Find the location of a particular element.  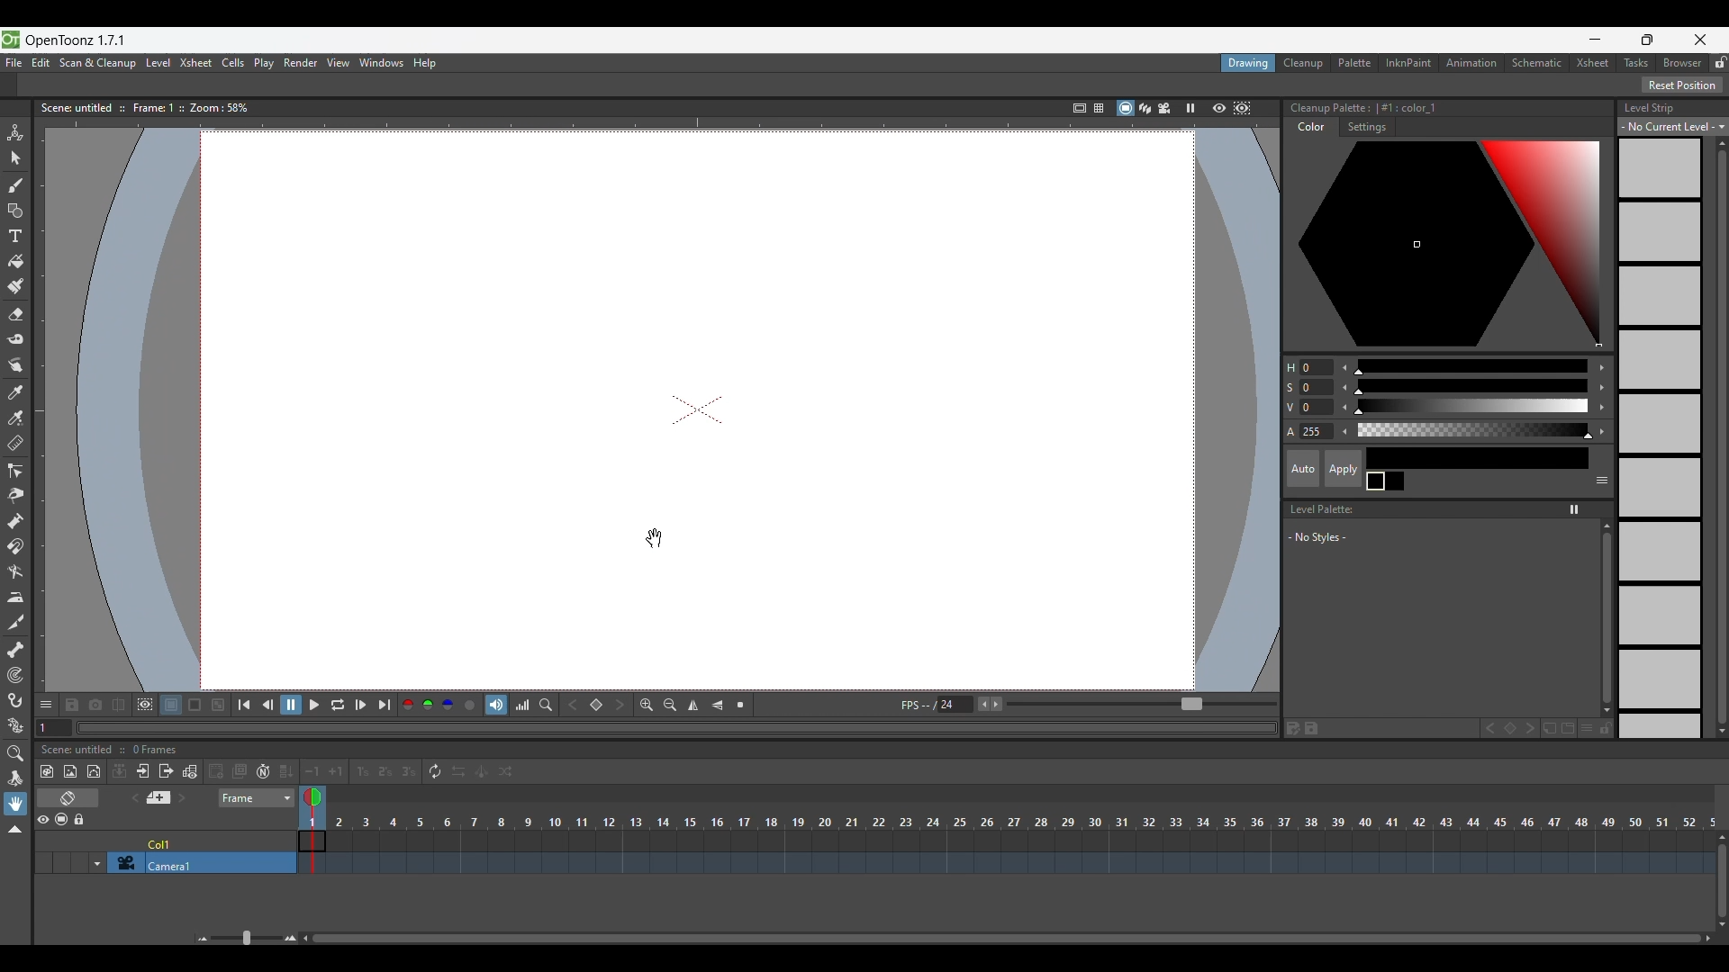

Show/Hide each icon in the toolbar is located at coordinates (46, 705).